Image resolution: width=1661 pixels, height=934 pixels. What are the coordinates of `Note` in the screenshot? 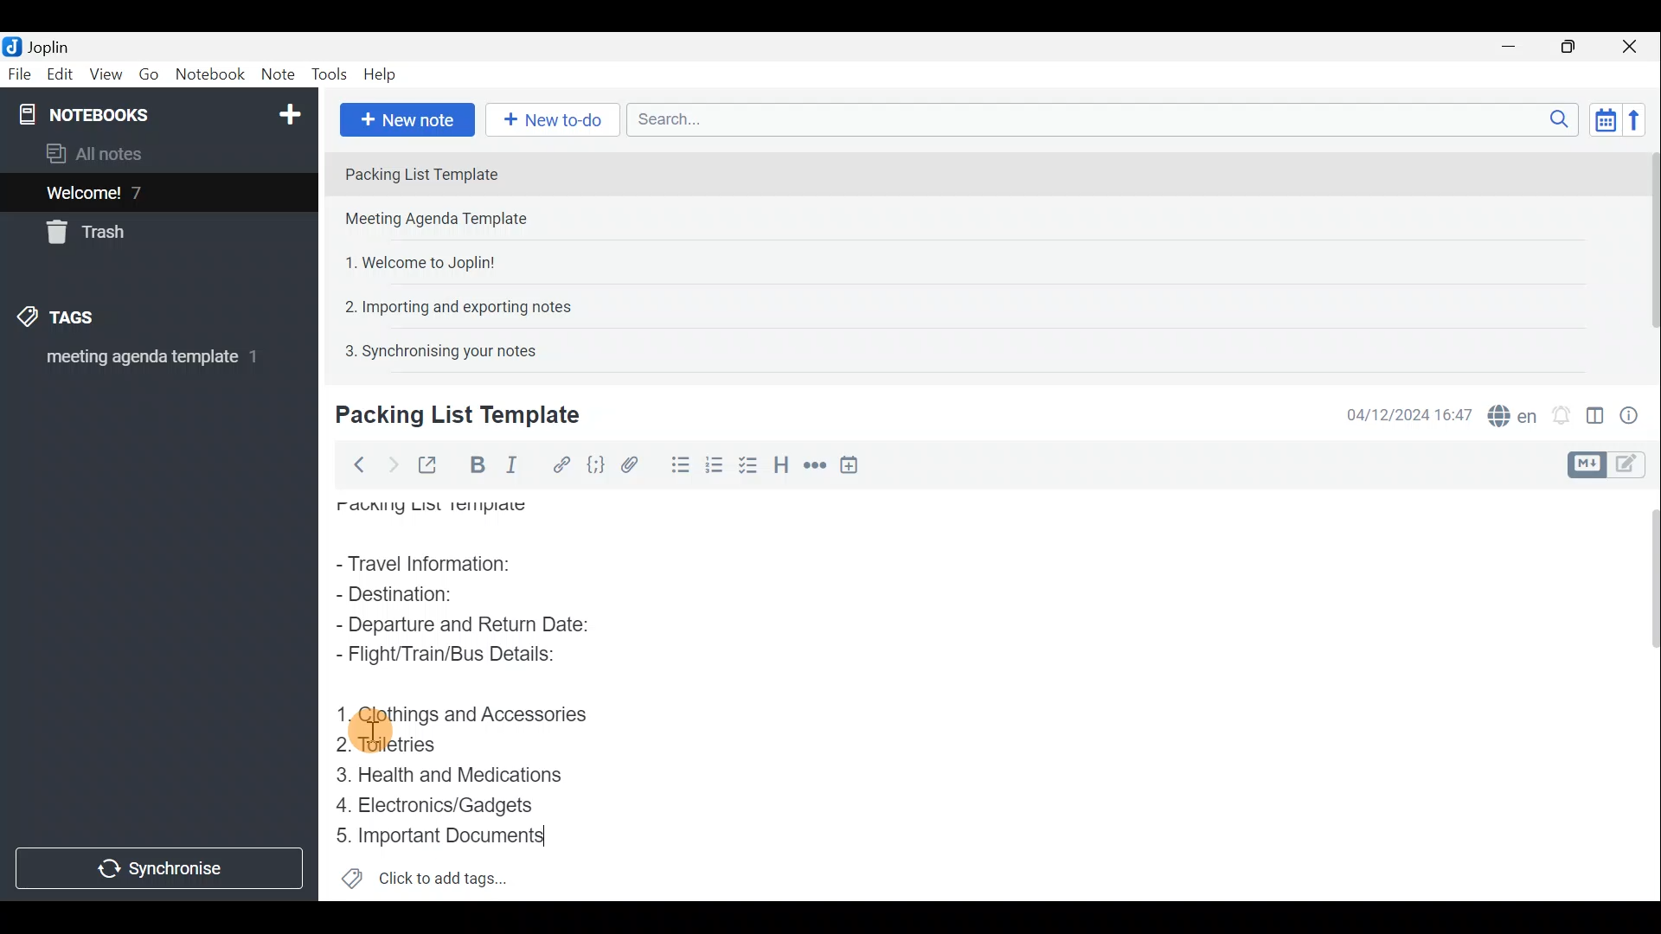 It's located at (277, 75).